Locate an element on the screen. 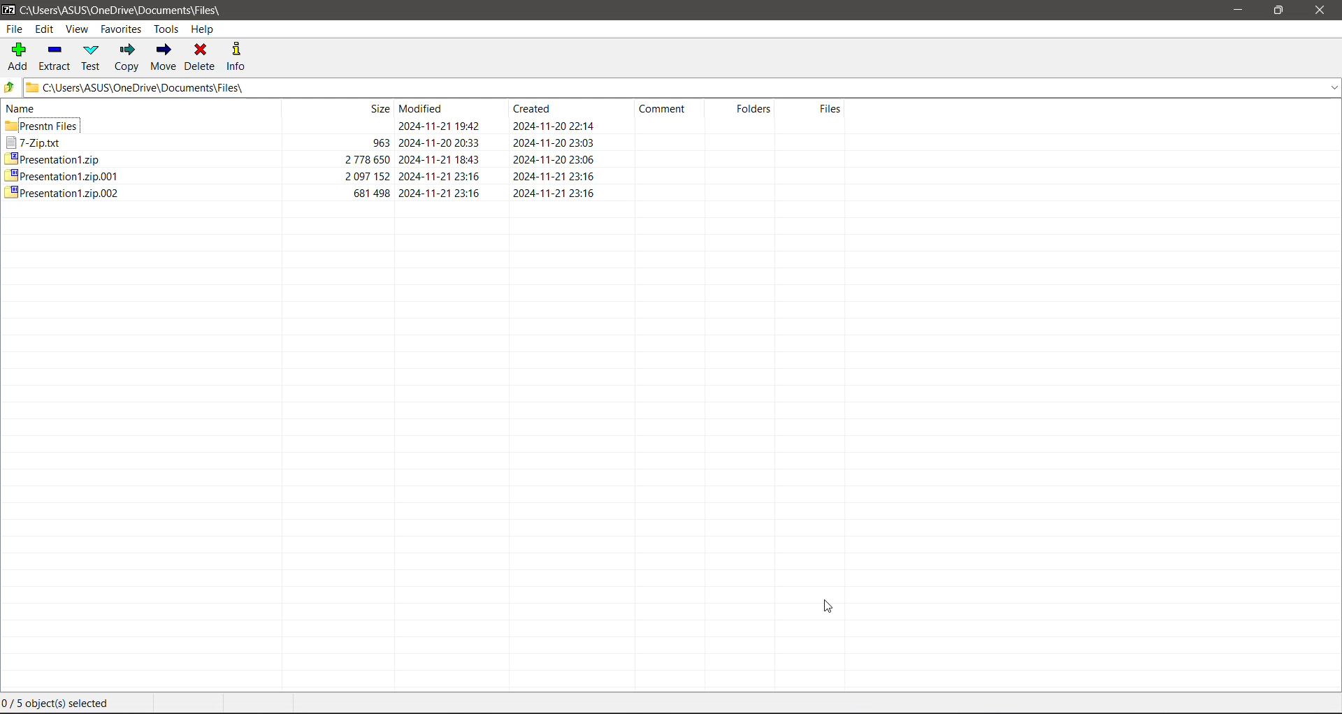 Image resolution: width=1342 pixels, height=714 pixels. name is located at coordinates (24, 111).